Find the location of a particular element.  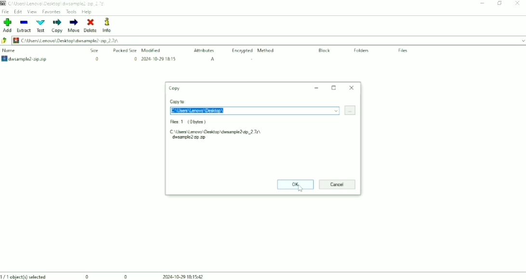

Help is located at coordinates (87, 12).